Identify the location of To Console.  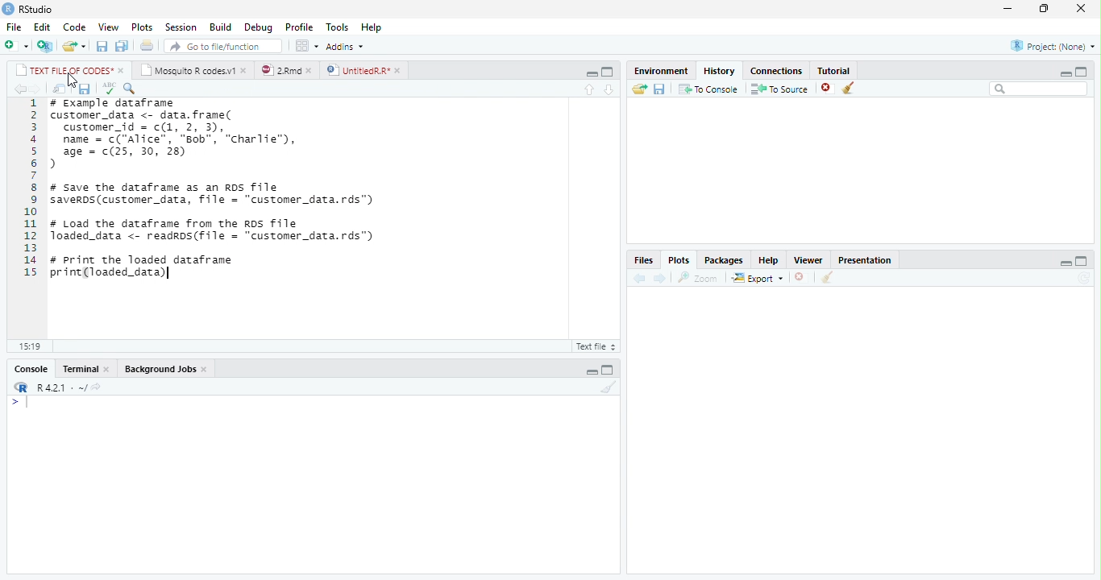
(708, 89).